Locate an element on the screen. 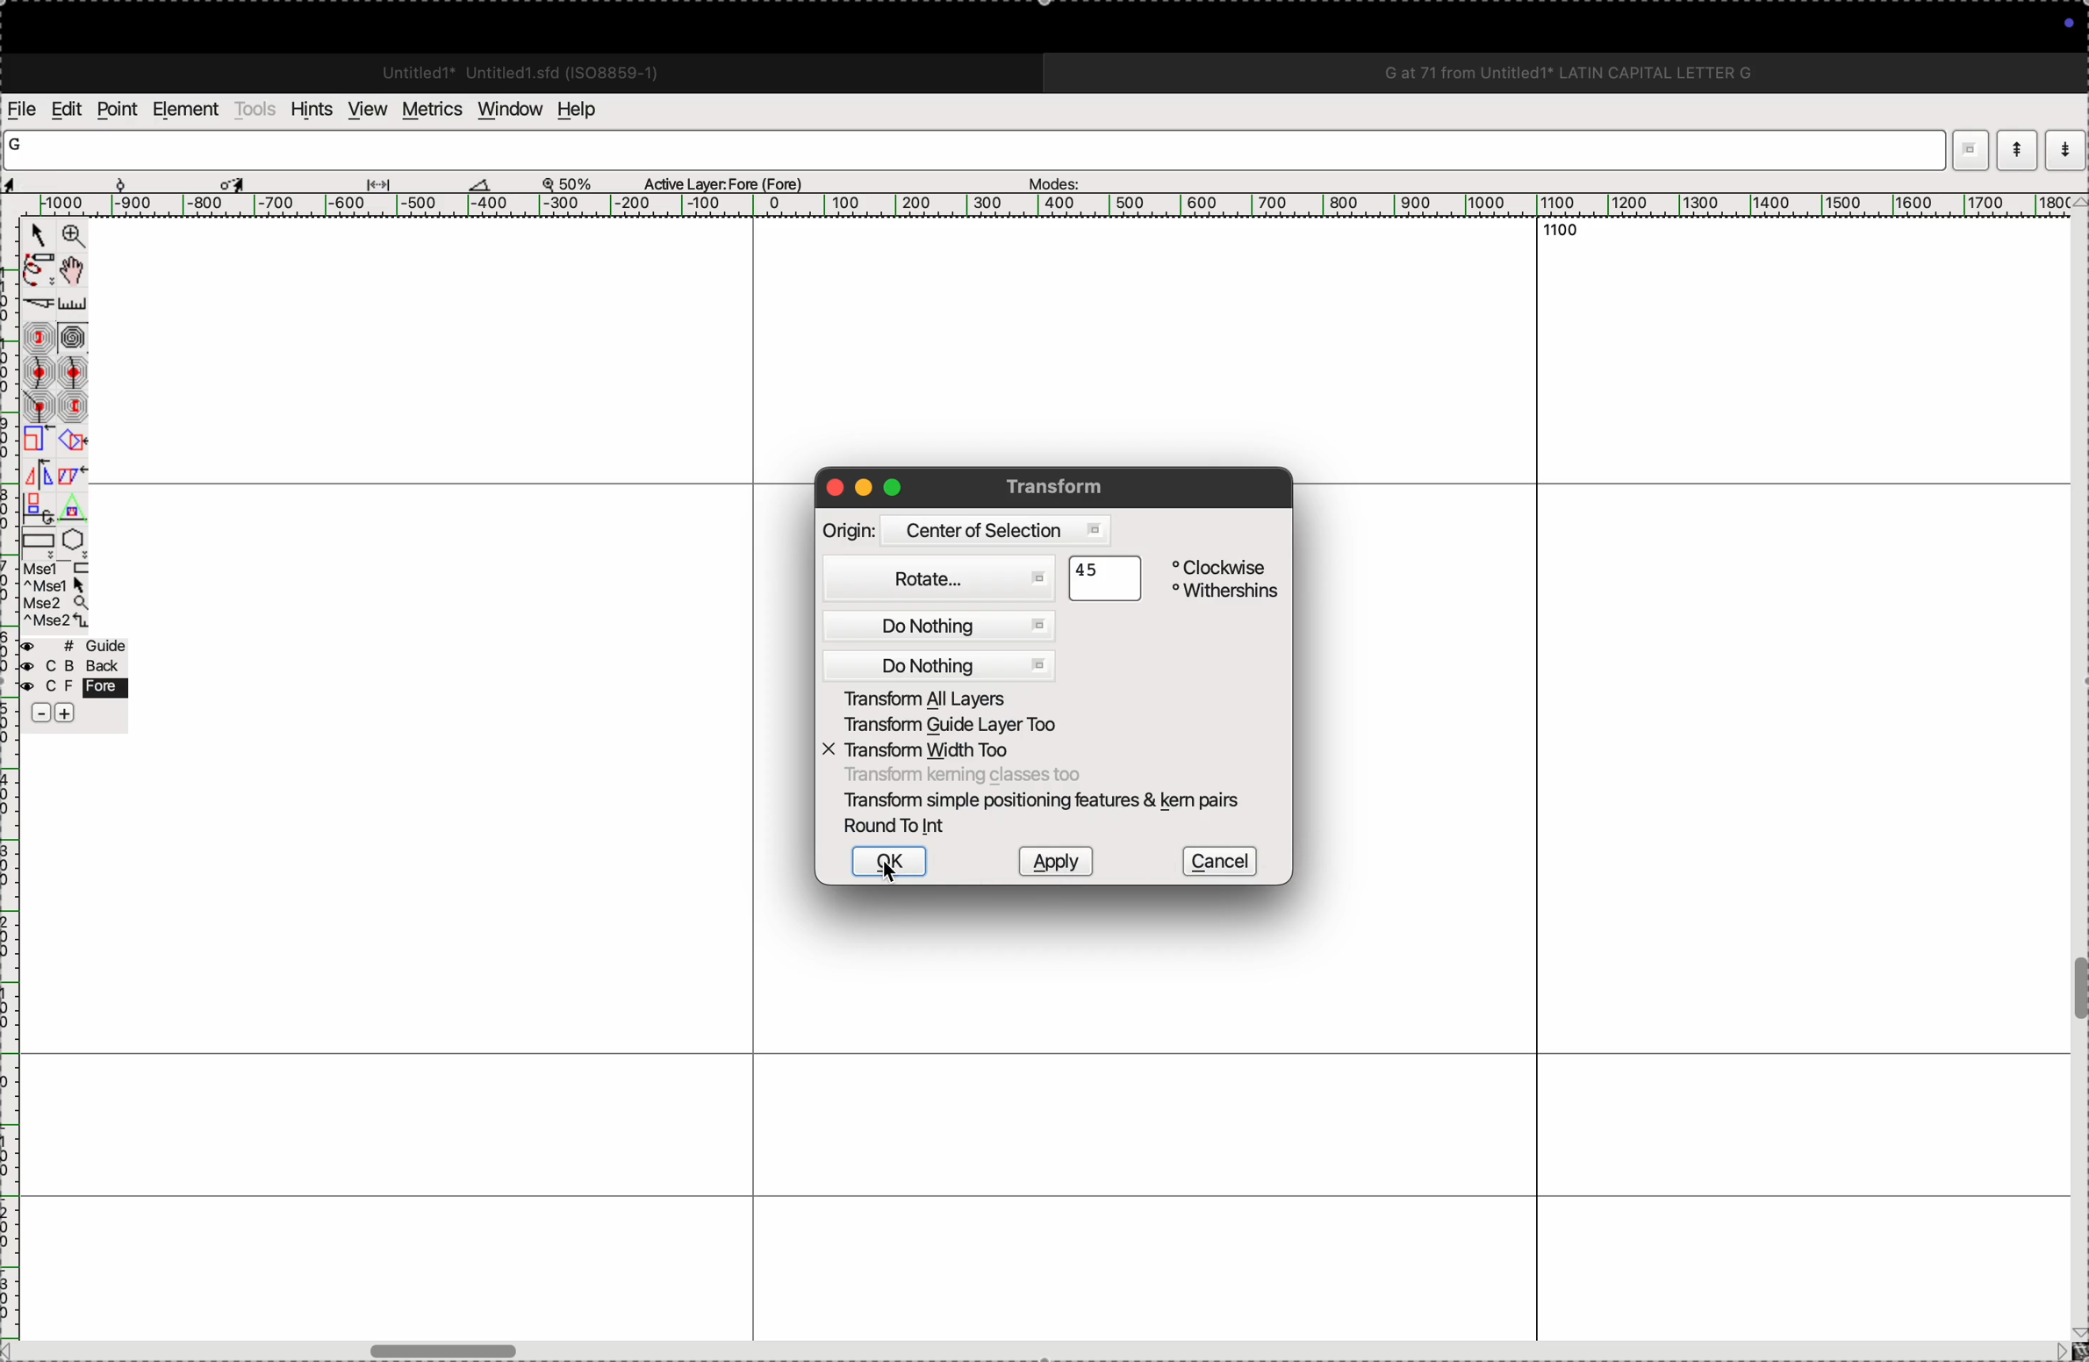 The width and height of the screenshot is (2089, 1362). show current word list is located at coordinates (2018, 149).